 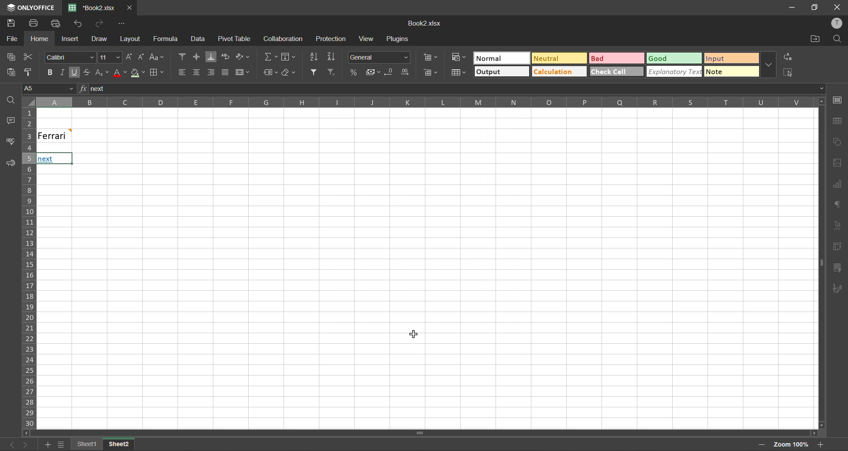 I want to click on Horizontal Scrollbar, so click(x=817, y=263).